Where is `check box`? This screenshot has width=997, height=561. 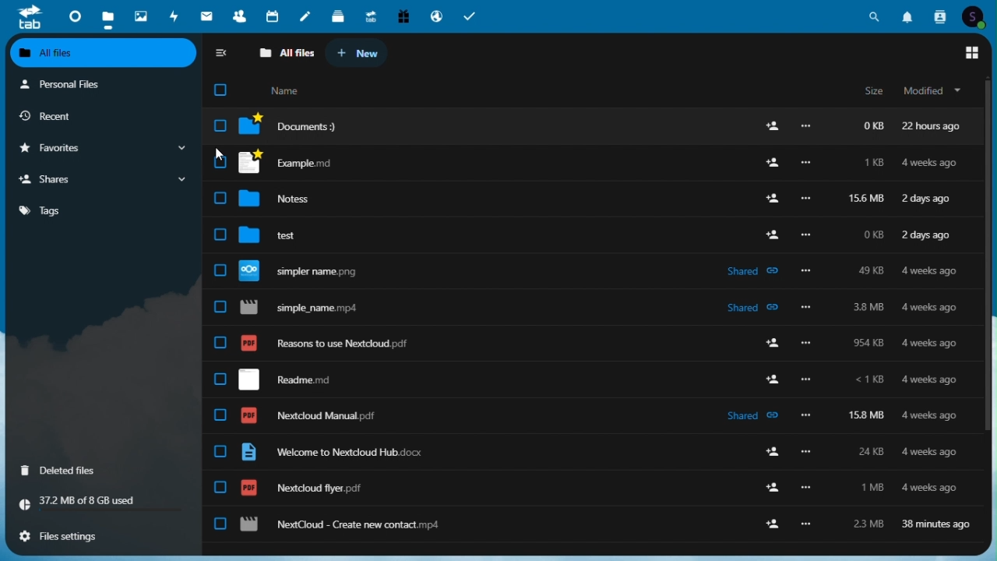
check box is located at coordinates (217, 342).